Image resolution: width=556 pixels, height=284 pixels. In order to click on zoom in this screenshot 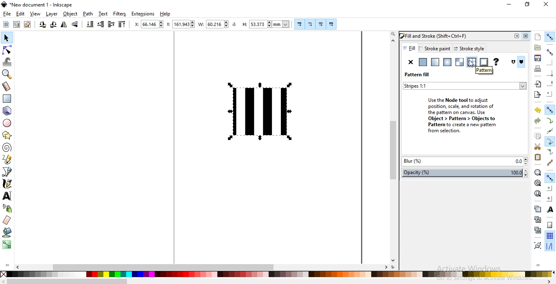, I will do `click(392, 34)`.